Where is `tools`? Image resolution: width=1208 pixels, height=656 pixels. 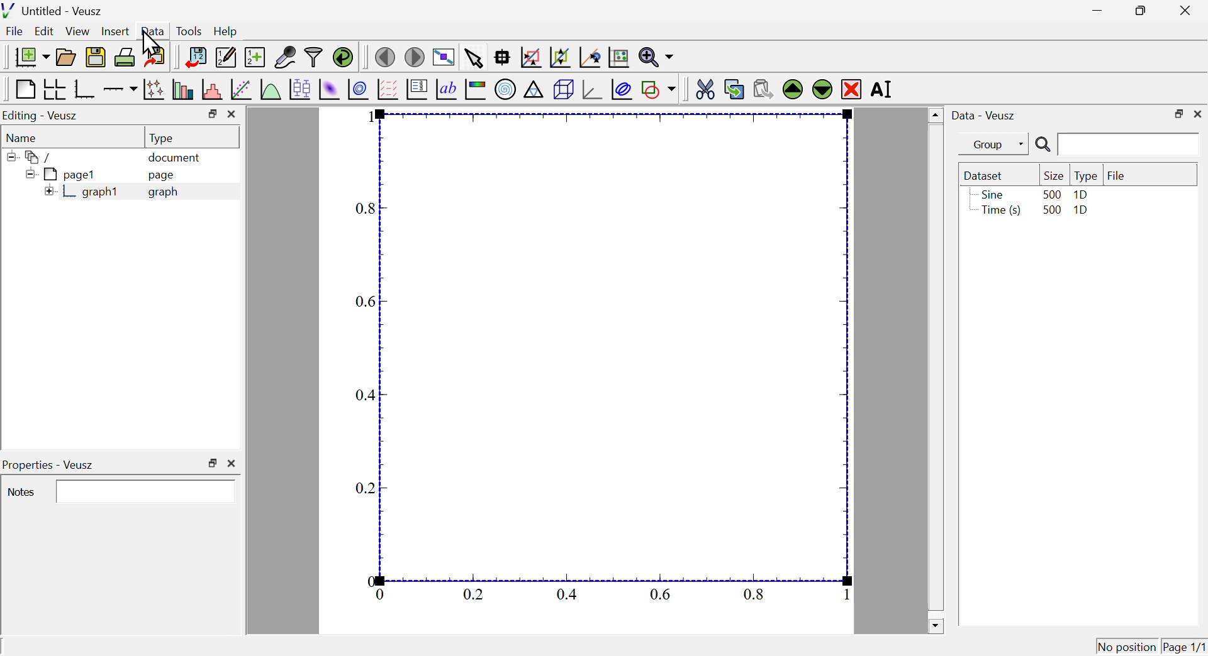
tools is located at coordinates (190, 30).